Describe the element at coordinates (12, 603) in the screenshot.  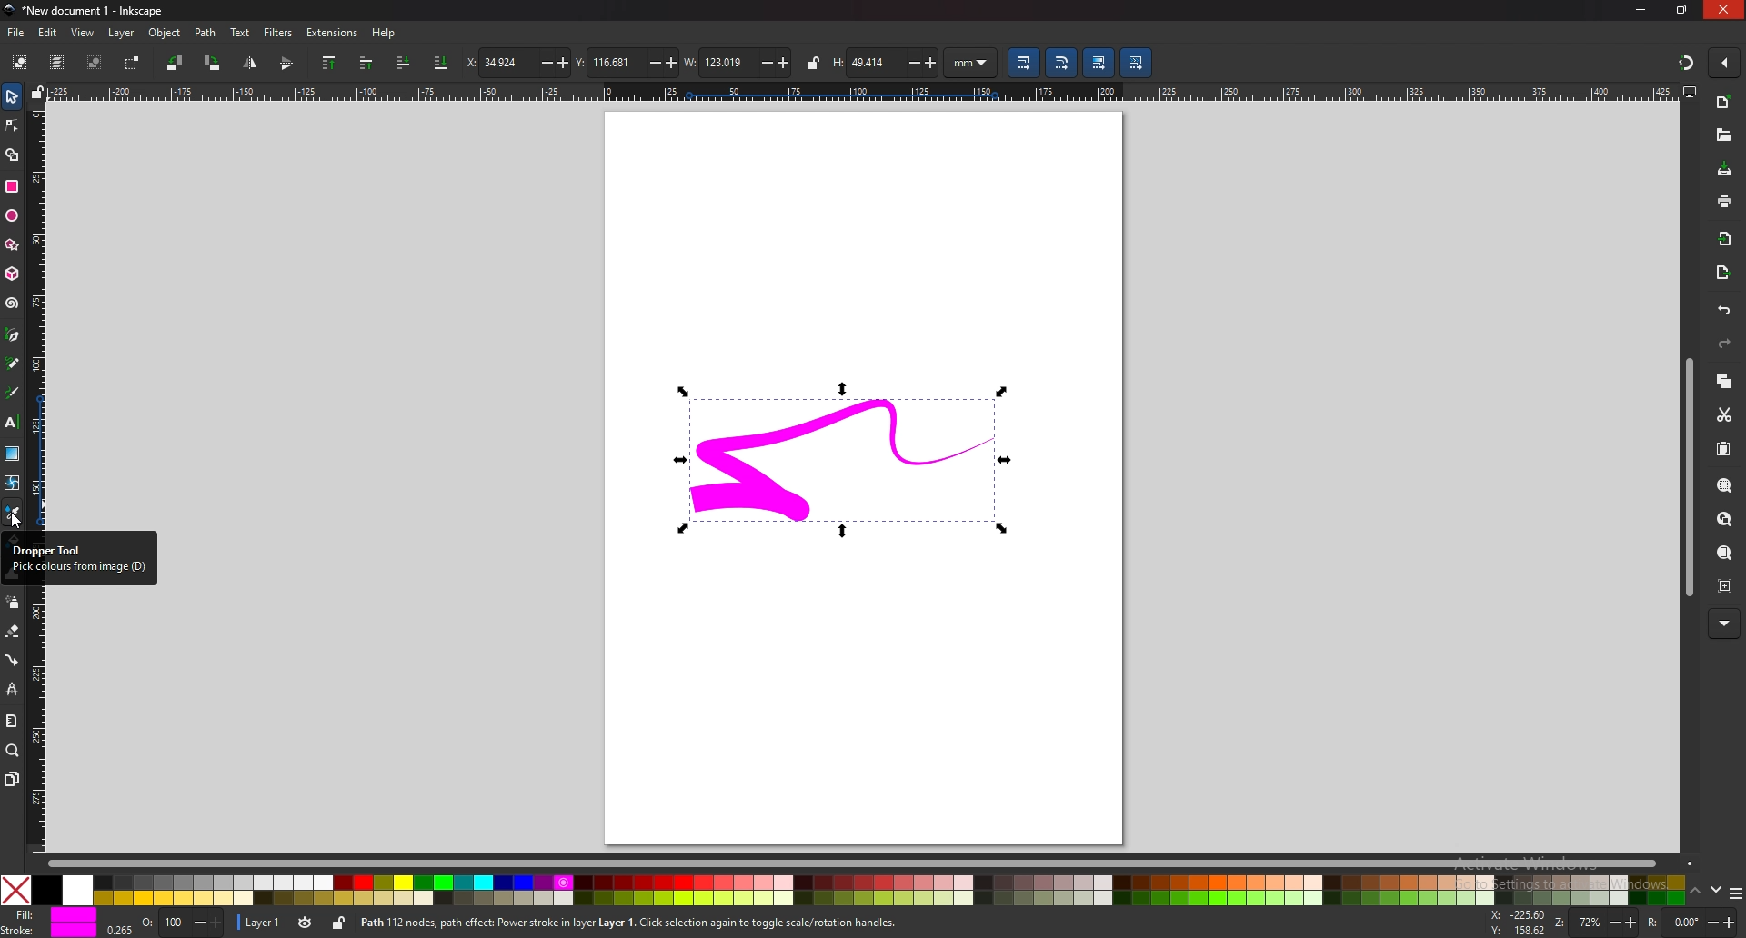
I see `spray` at that location.